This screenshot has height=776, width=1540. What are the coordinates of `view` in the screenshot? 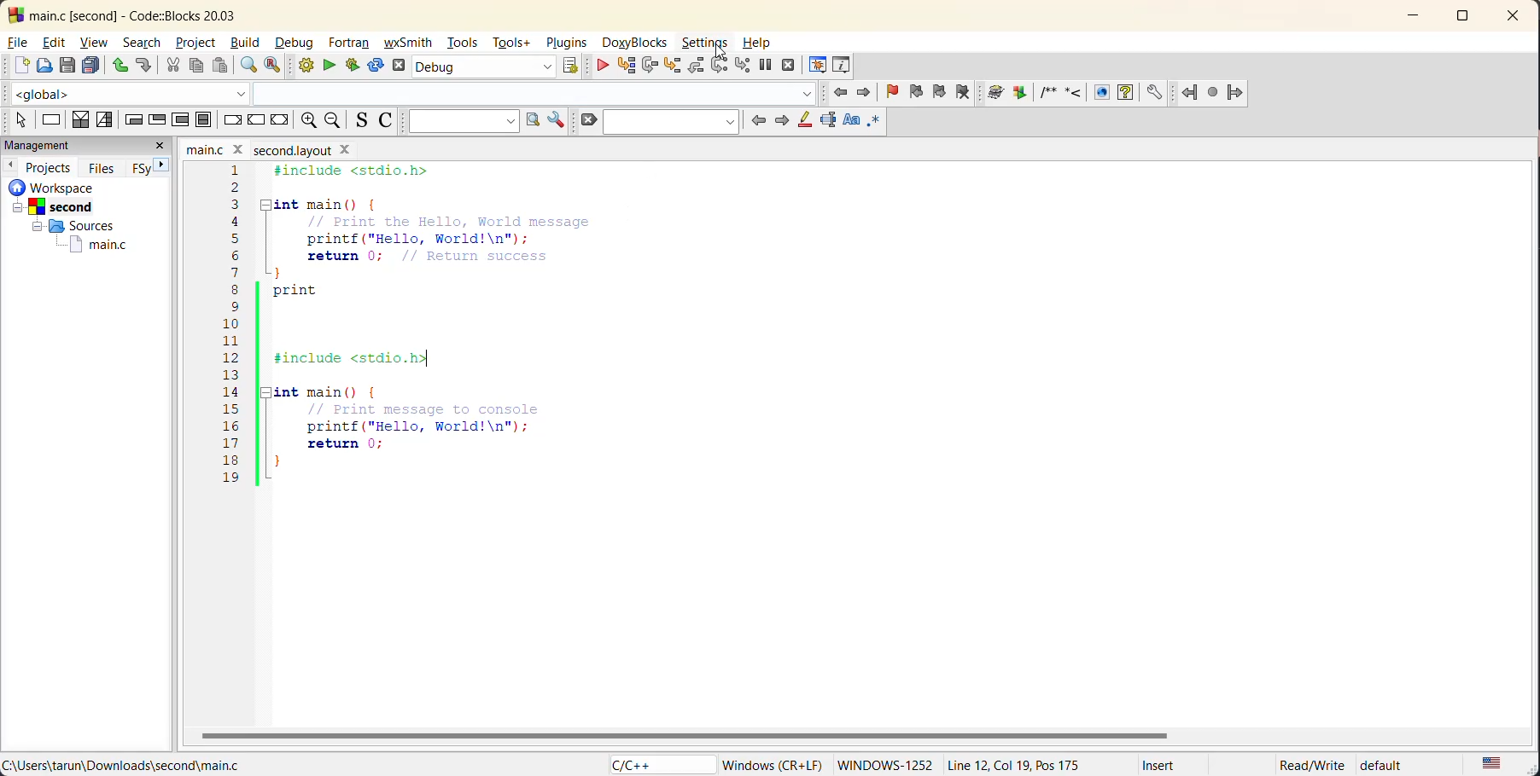 It's located at (96, 42).